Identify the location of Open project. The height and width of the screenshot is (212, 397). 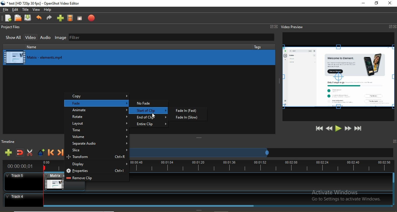
(18, 18).